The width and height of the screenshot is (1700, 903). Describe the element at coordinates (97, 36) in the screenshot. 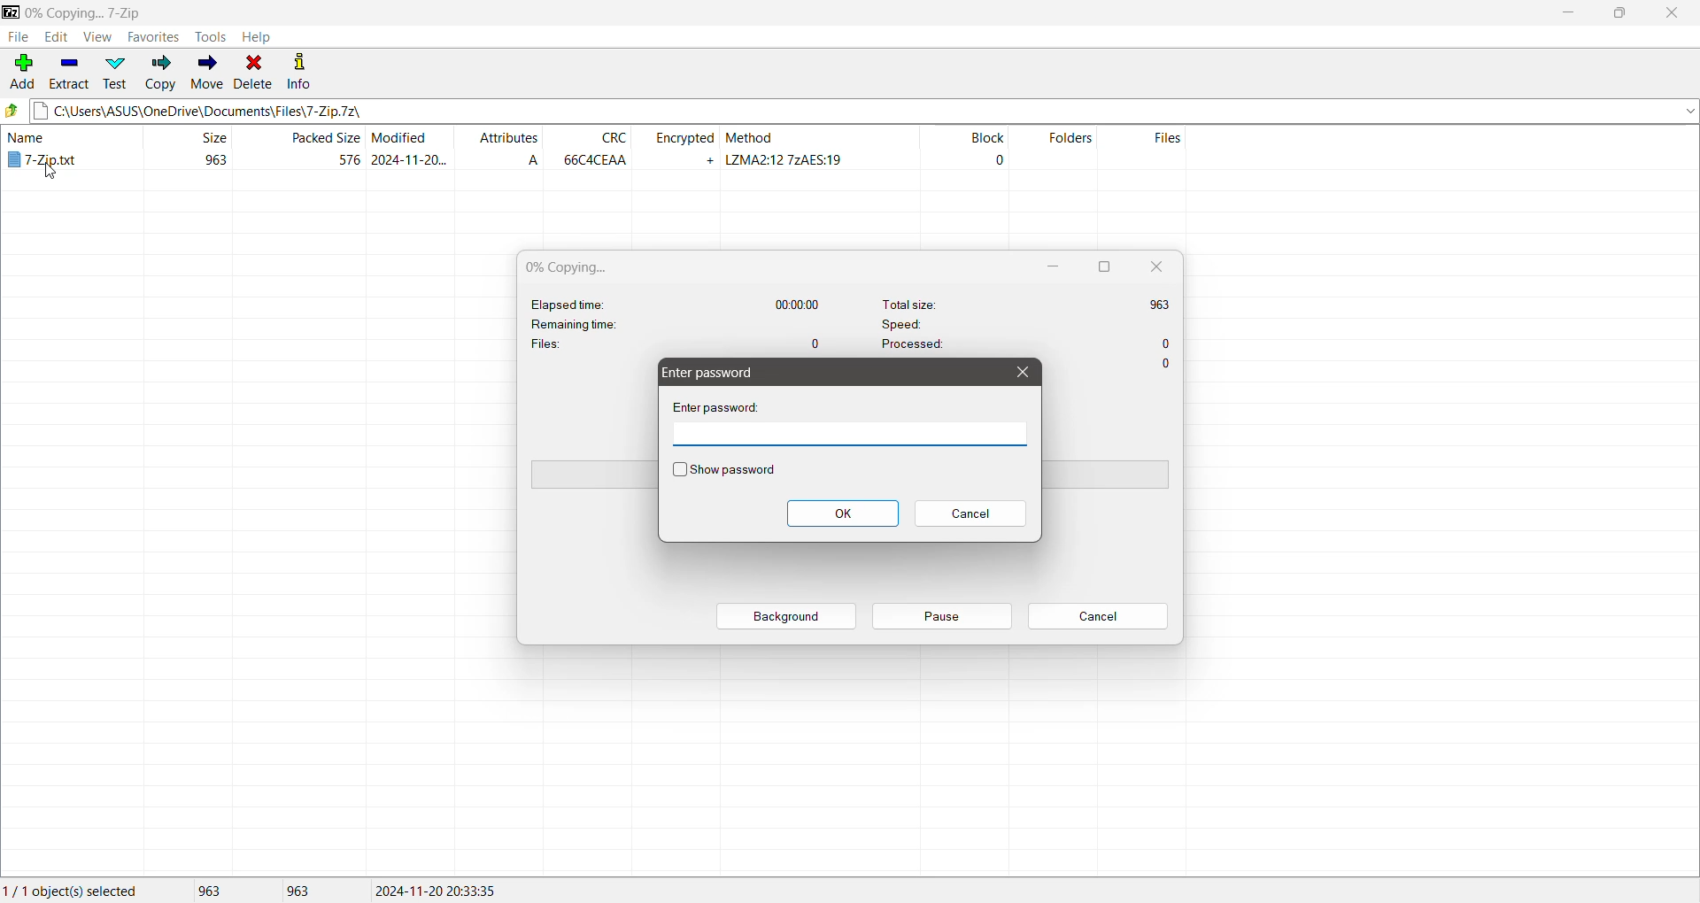

I see `View` at that location.